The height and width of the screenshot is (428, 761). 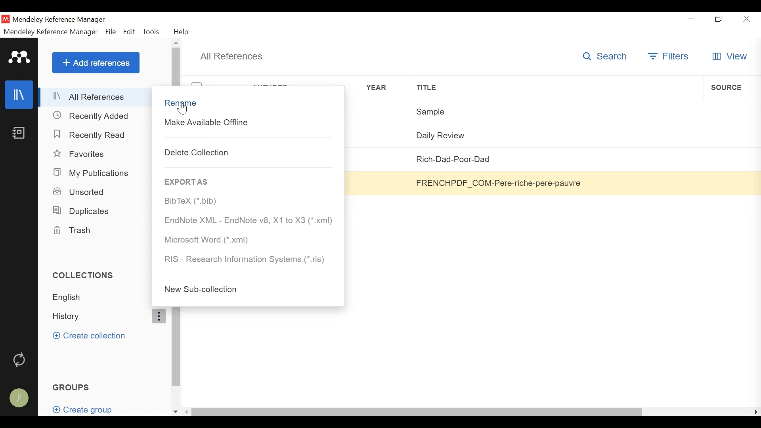 I want to click on Restore, so click(x=719, y=19).